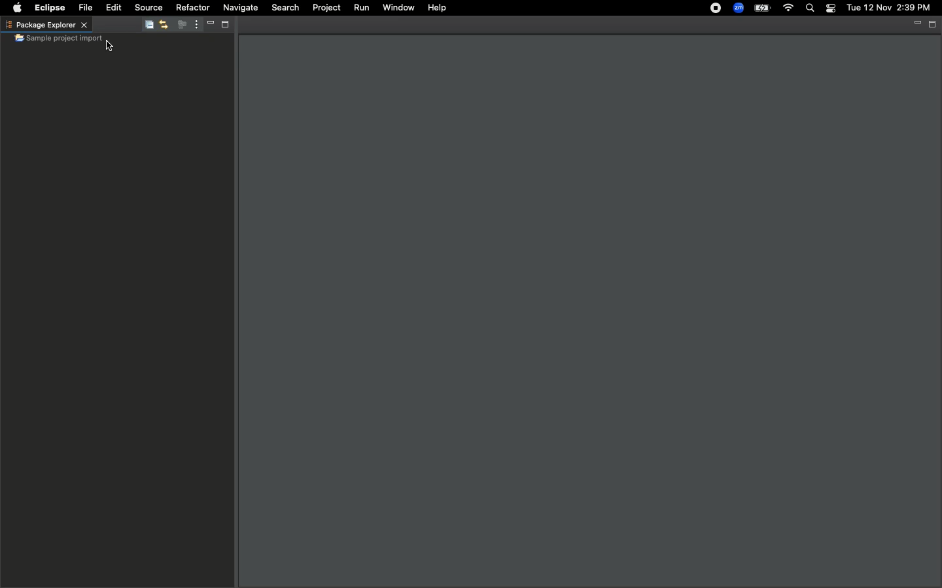  What do you see at coordinates (933, 24) in the screenshot?
I see `Maximize` at bounding box center [933, 24].